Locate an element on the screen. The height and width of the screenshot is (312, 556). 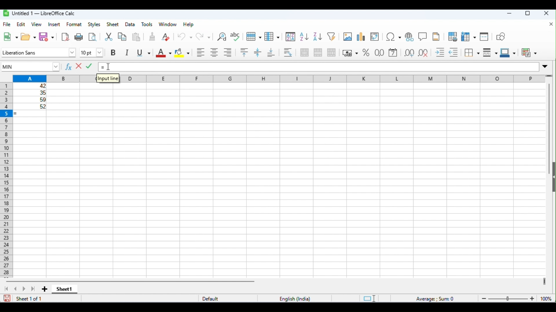
decrease indent is located at coordinates (454, 52).